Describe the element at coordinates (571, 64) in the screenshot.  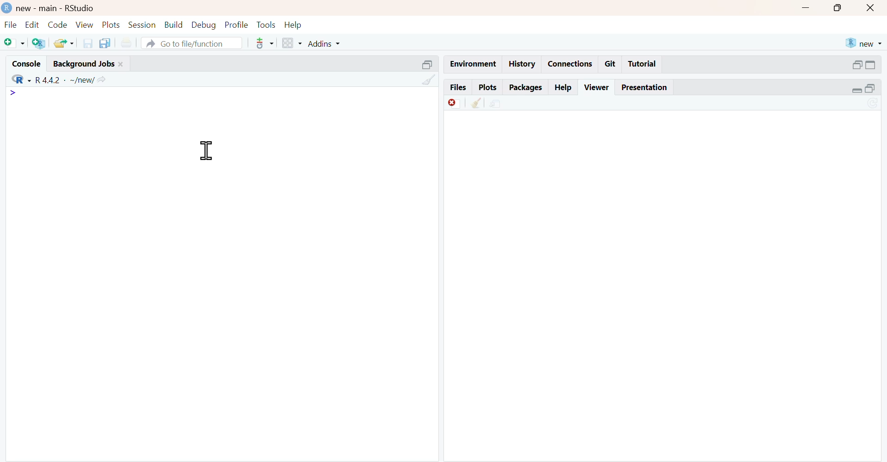
I see `connections` at that location.